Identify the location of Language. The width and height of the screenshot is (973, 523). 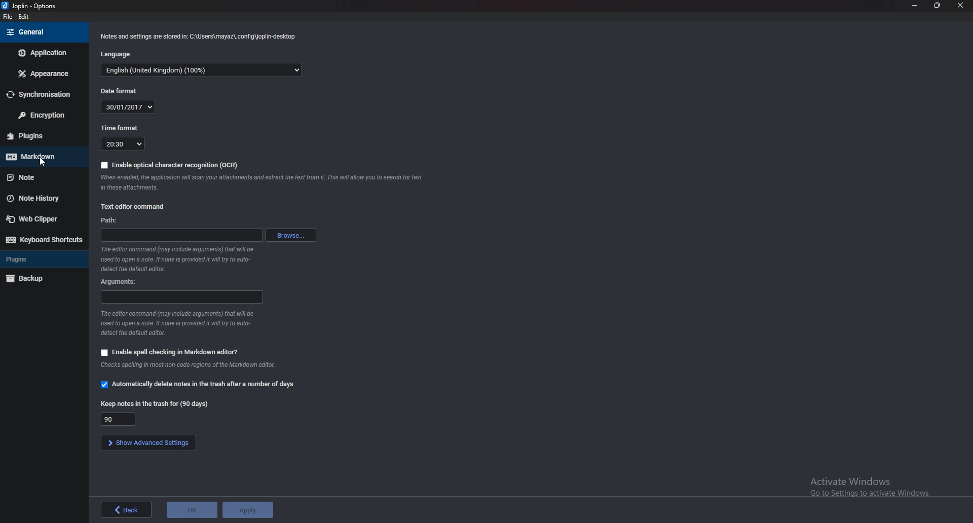
(118, 54).